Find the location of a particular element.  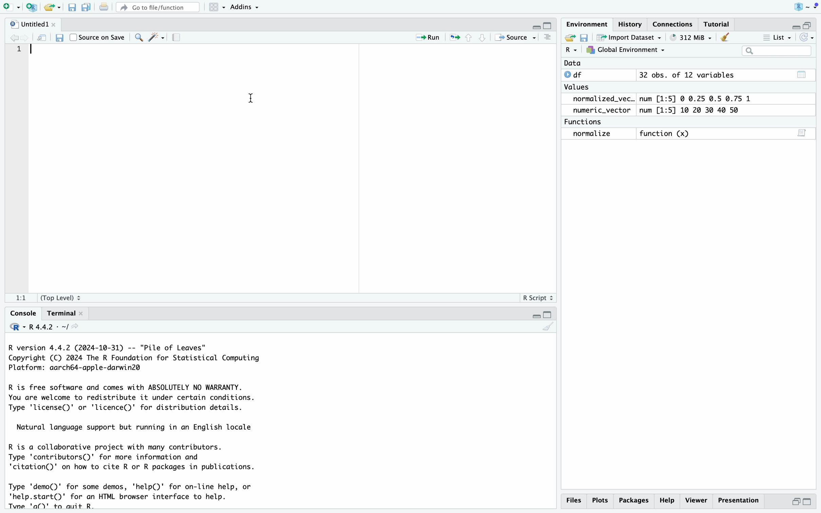

+» Source - is located at coordinates (514, 38).